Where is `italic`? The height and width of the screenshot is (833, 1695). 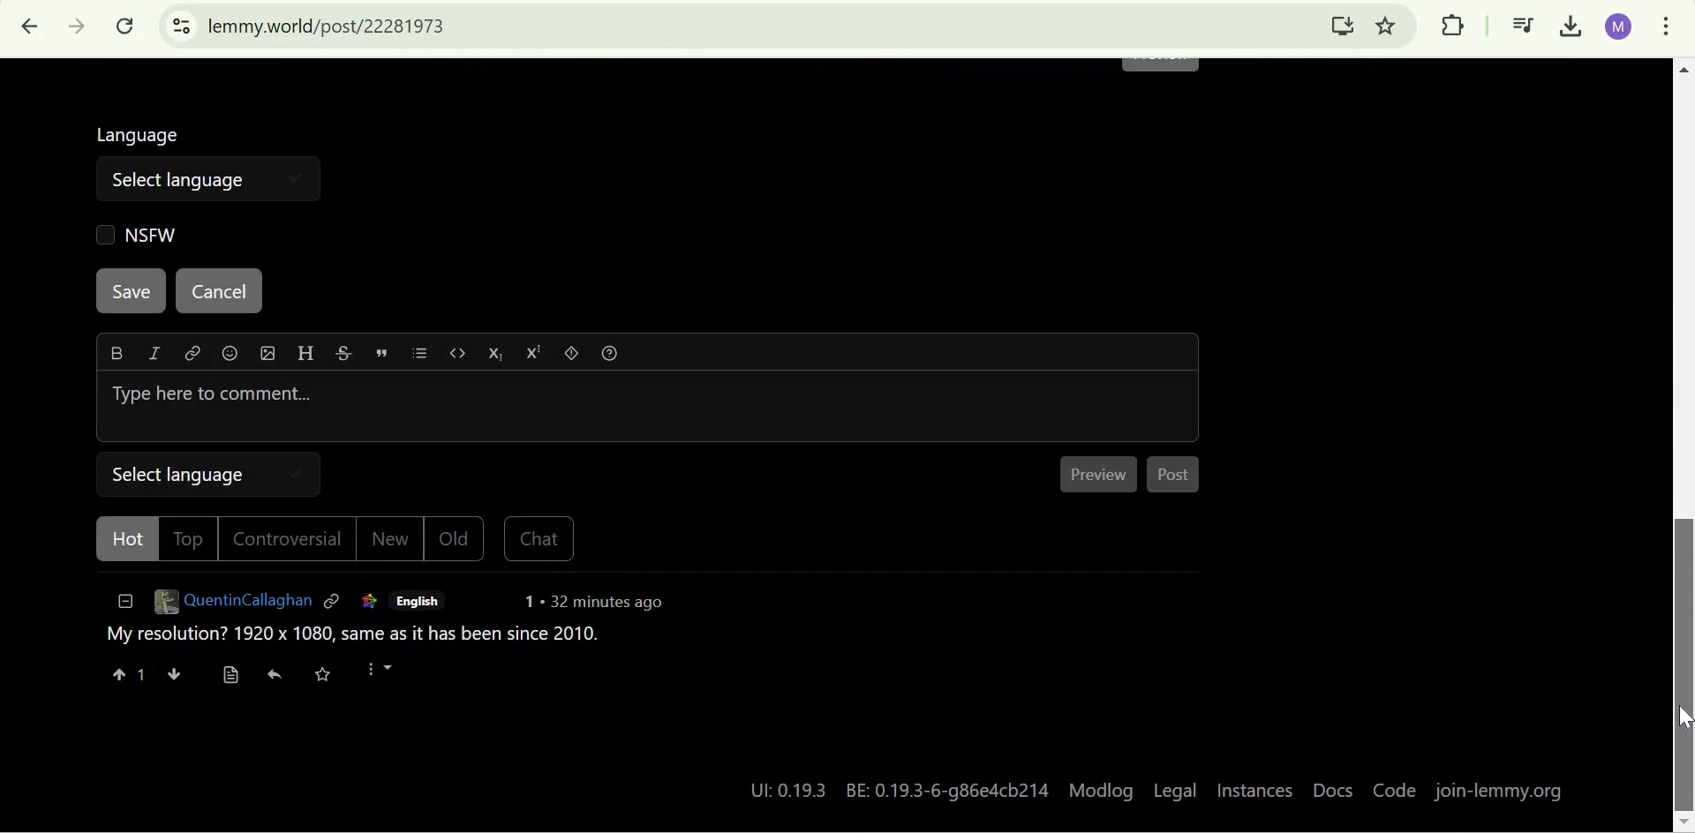 italic is located at coordinates (151, 356).